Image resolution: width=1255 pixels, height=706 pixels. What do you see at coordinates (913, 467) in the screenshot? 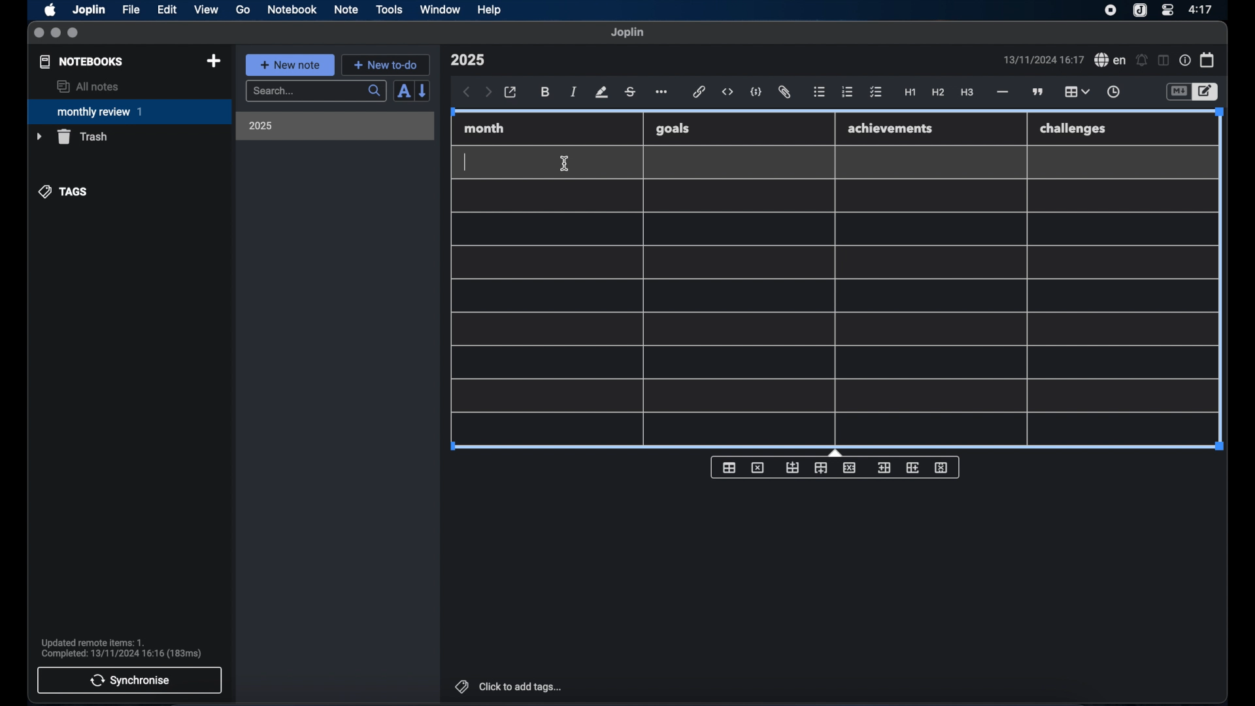
I see `insert column after` at bounding box center [913, 467].